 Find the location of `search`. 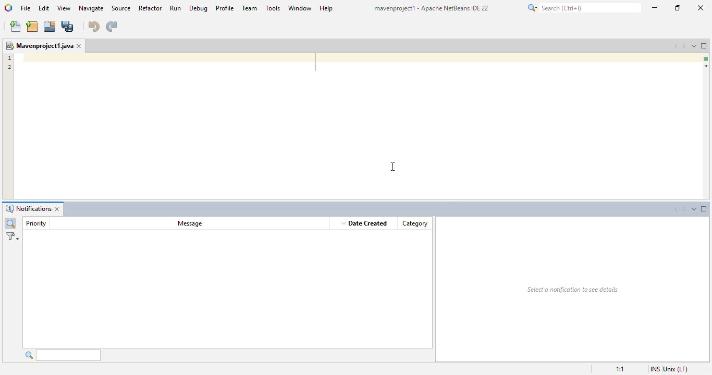

search is located at coordinates (584, 7).